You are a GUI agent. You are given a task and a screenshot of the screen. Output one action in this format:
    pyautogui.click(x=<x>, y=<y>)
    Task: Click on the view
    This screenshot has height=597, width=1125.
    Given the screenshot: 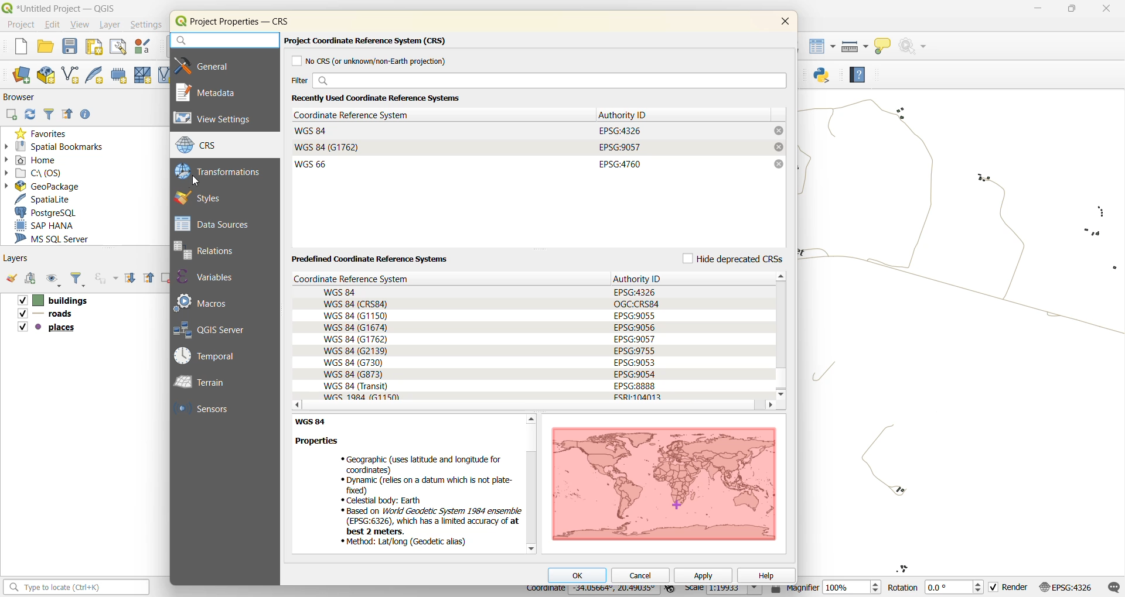 What is the action you would take?
    pyautogui.click(x=81, y=25)
    